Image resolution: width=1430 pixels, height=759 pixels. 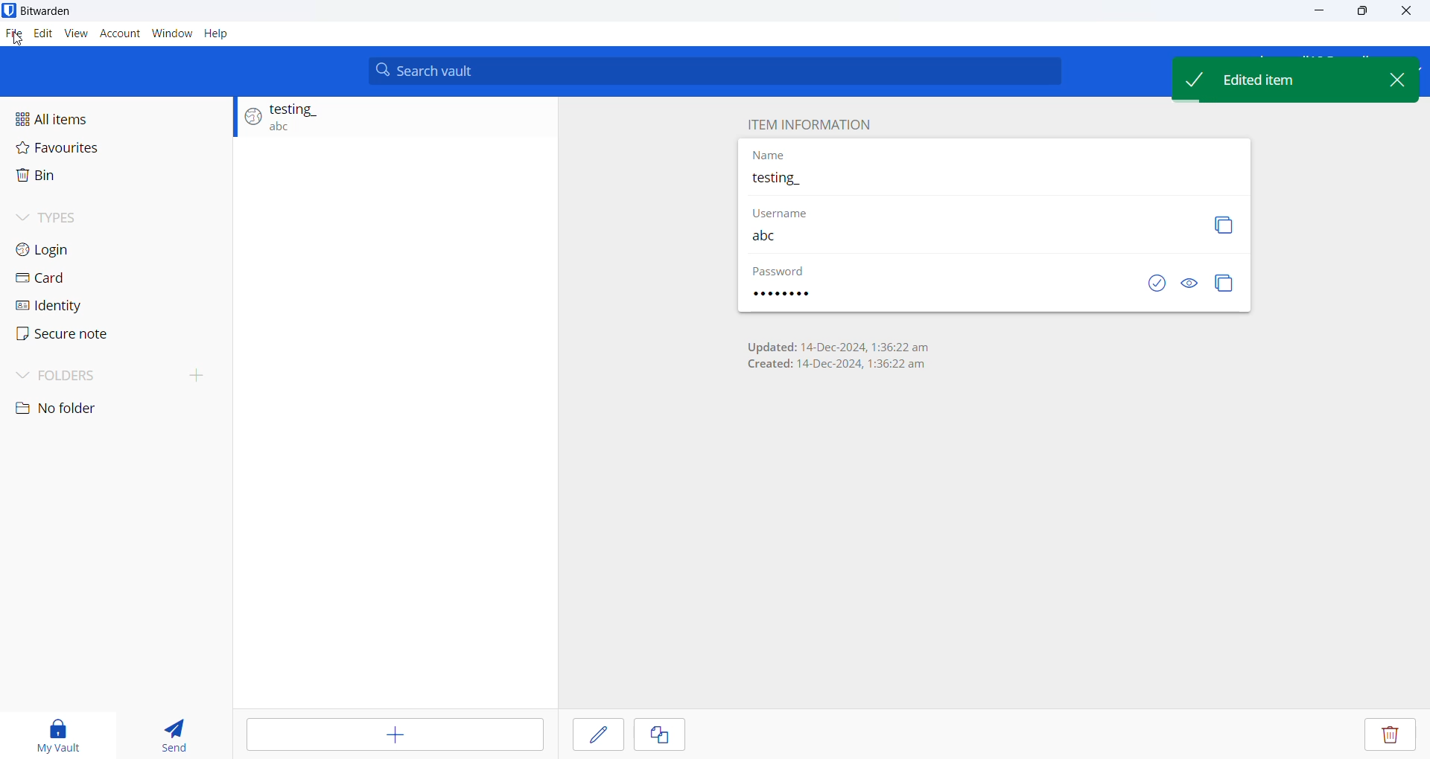 I want to click on Folders, so click(x=80, y=377).